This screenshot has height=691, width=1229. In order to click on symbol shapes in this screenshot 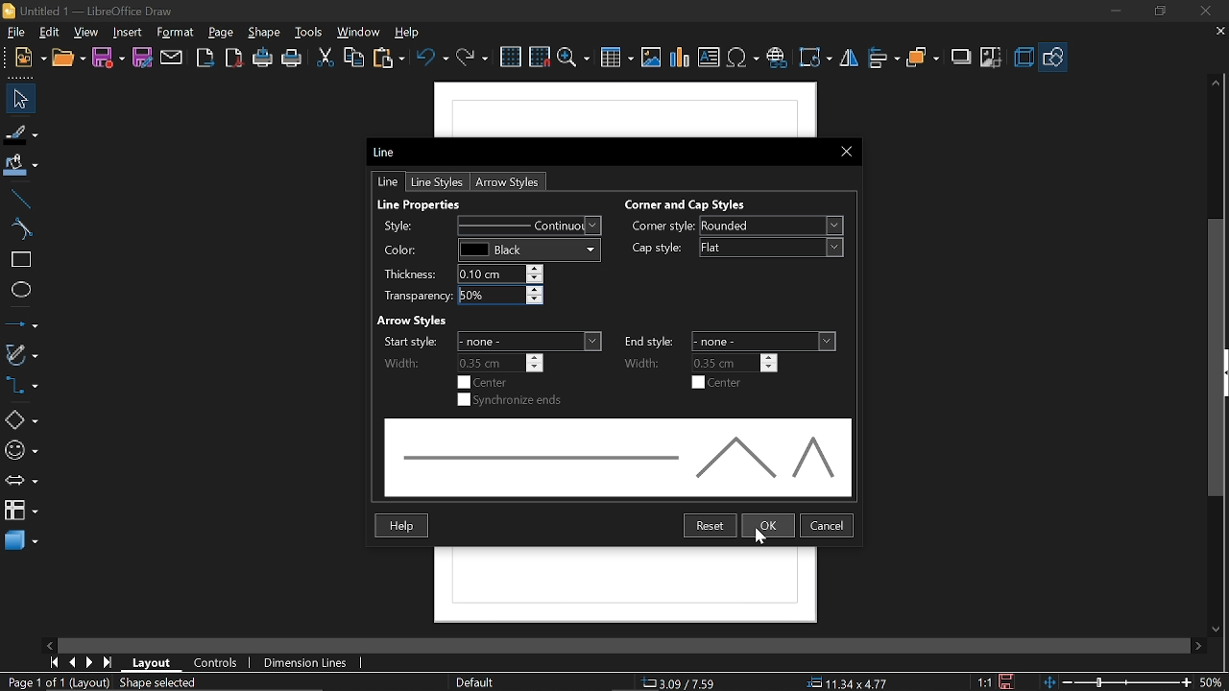, I will do `click(21, 453)`.